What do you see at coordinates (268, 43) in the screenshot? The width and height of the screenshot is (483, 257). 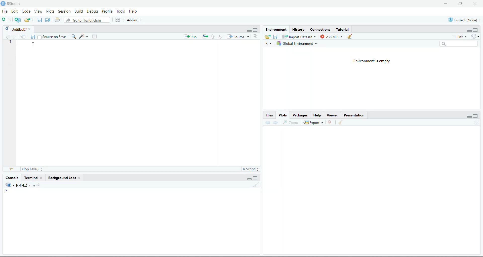 I see `R` at bounding box center [268, 43].